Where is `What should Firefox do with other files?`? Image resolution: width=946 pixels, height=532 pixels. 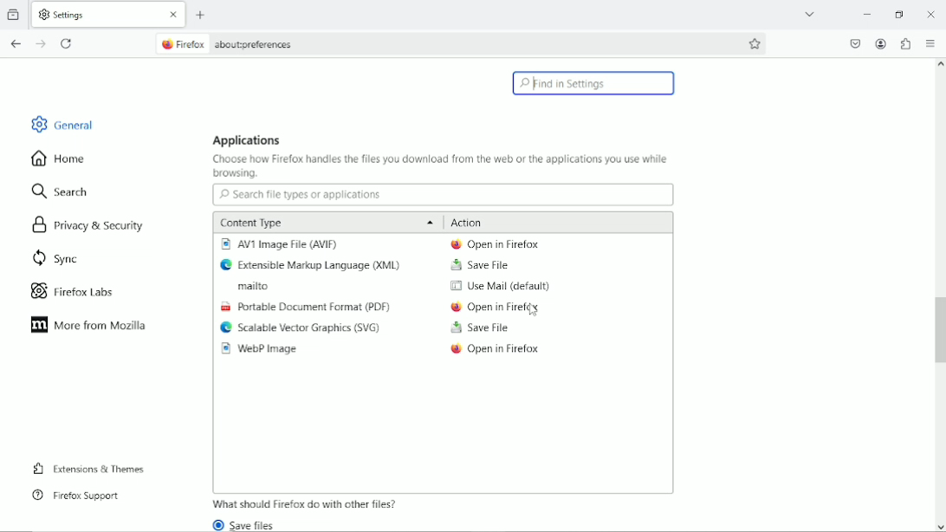 What should Firefox do with other files? is located at coordinates (306, 503).